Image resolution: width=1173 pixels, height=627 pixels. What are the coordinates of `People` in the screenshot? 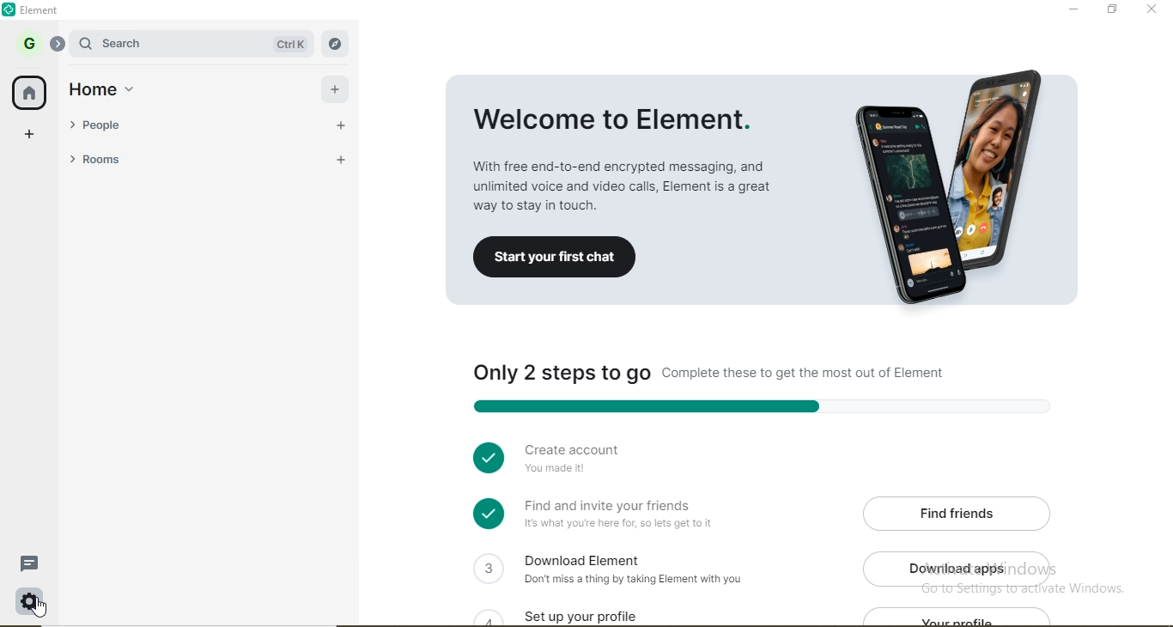 It's located at (141, 124).